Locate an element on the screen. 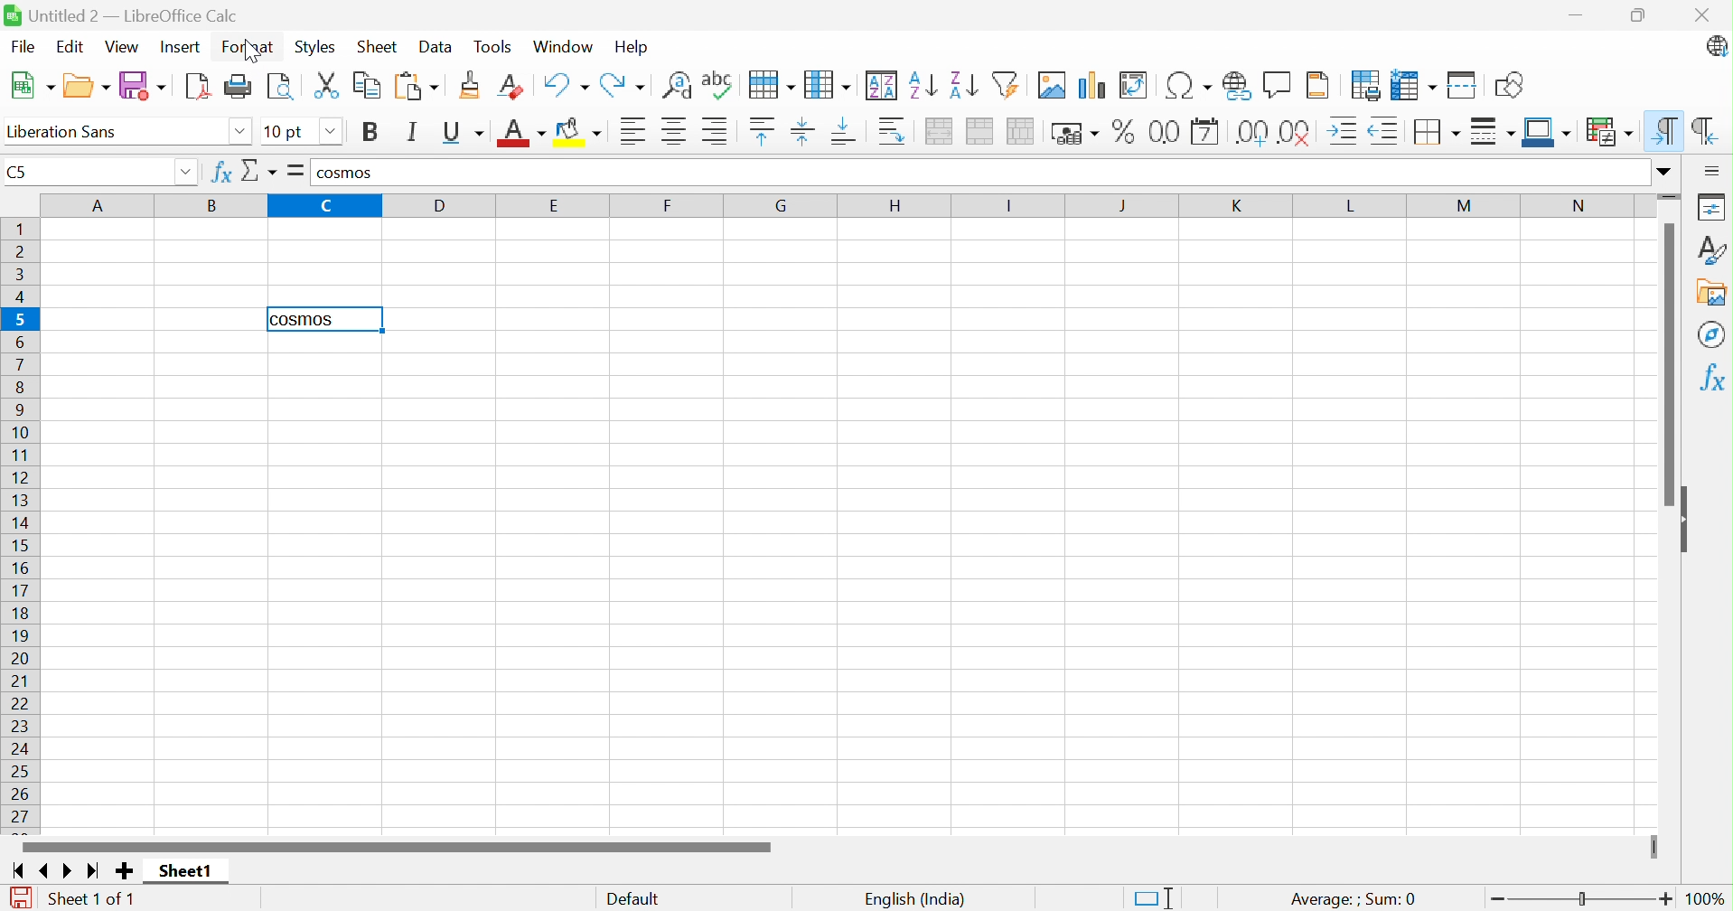  Copy is located at coordinates (366, 84).